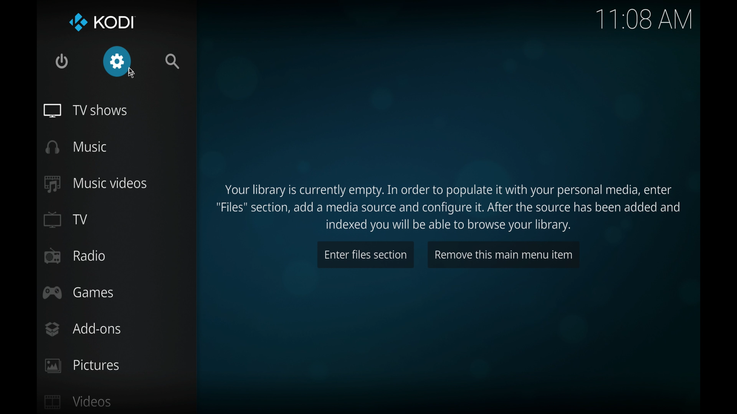 The width and height of the screenshot is (737, 414). Describe the element at coordinates (644, 20) in the screenshot. I see `time` at that location.